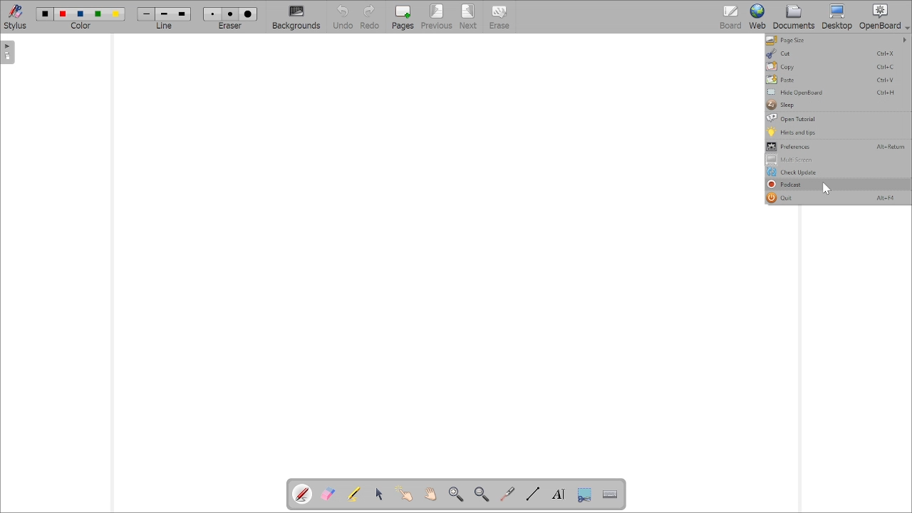 Image resolution: width=912 pixels, height=513 pixels. I want to click on eraser3, so click(248, 14).